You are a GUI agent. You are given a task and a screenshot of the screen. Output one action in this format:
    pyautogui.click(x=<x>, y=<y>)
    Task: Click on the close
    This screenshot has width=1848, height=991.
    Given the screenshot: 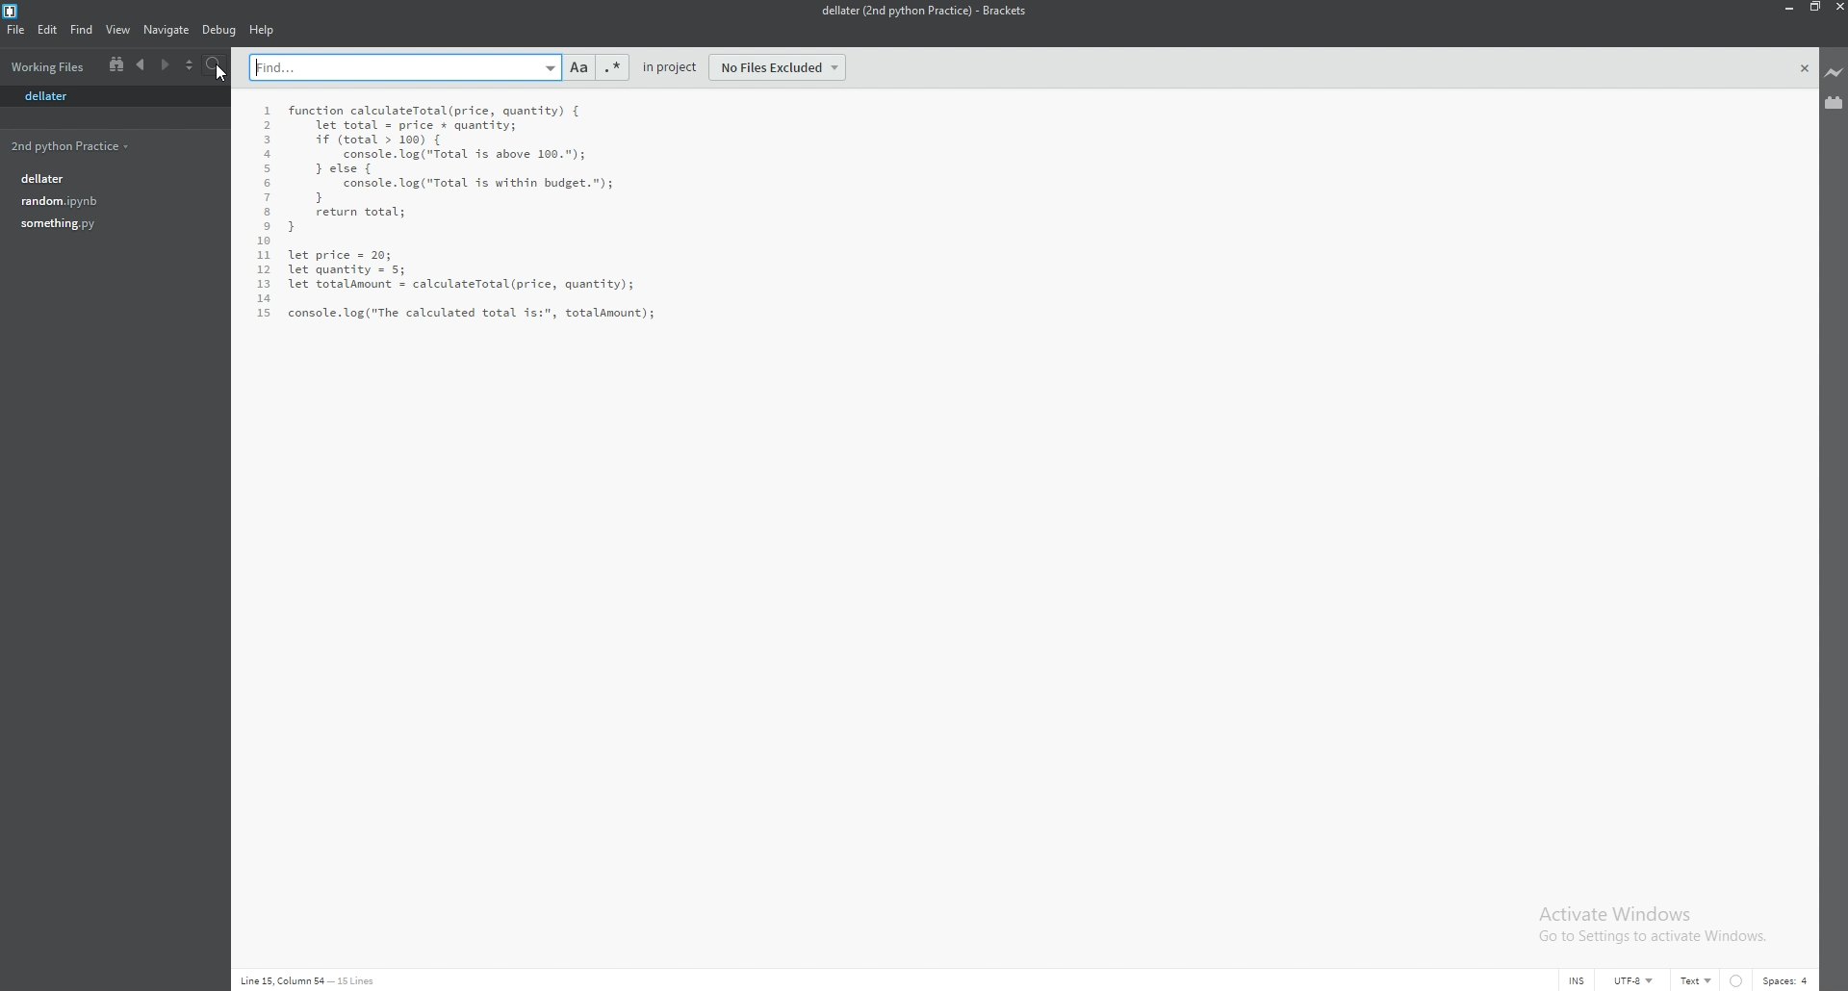 What is the action you would take?
    pyautogui.click(x=1806, y=68)
    